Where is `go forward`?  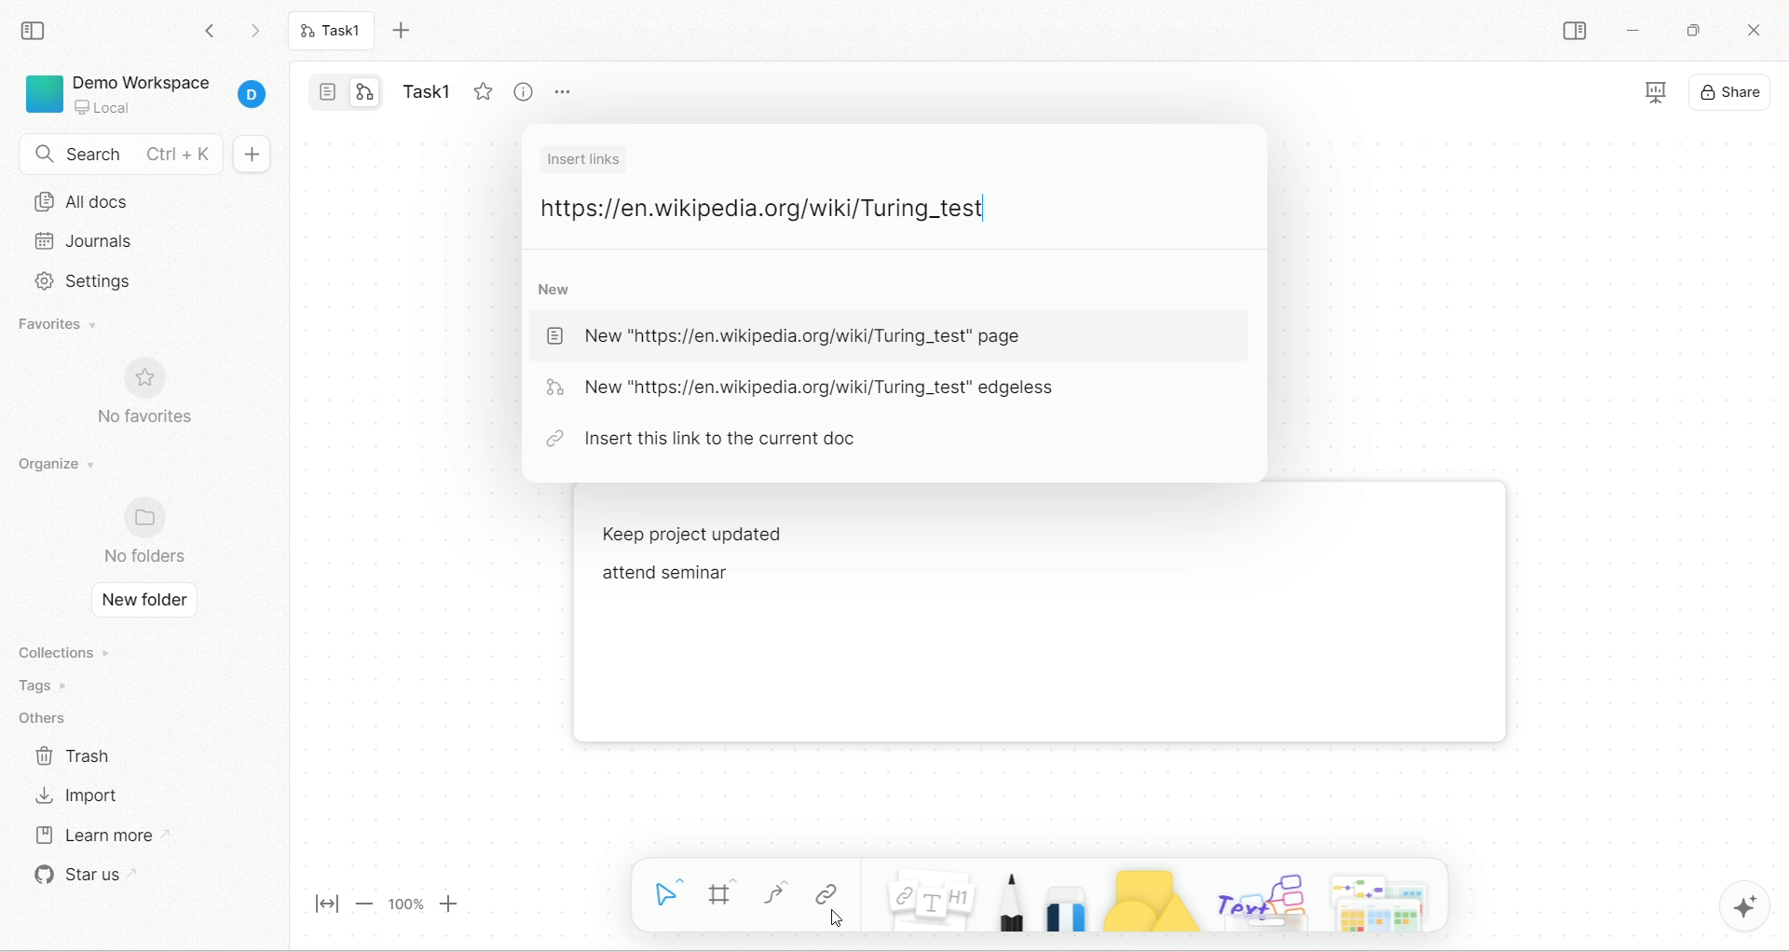 go forward is located at coordinates (253, 31).